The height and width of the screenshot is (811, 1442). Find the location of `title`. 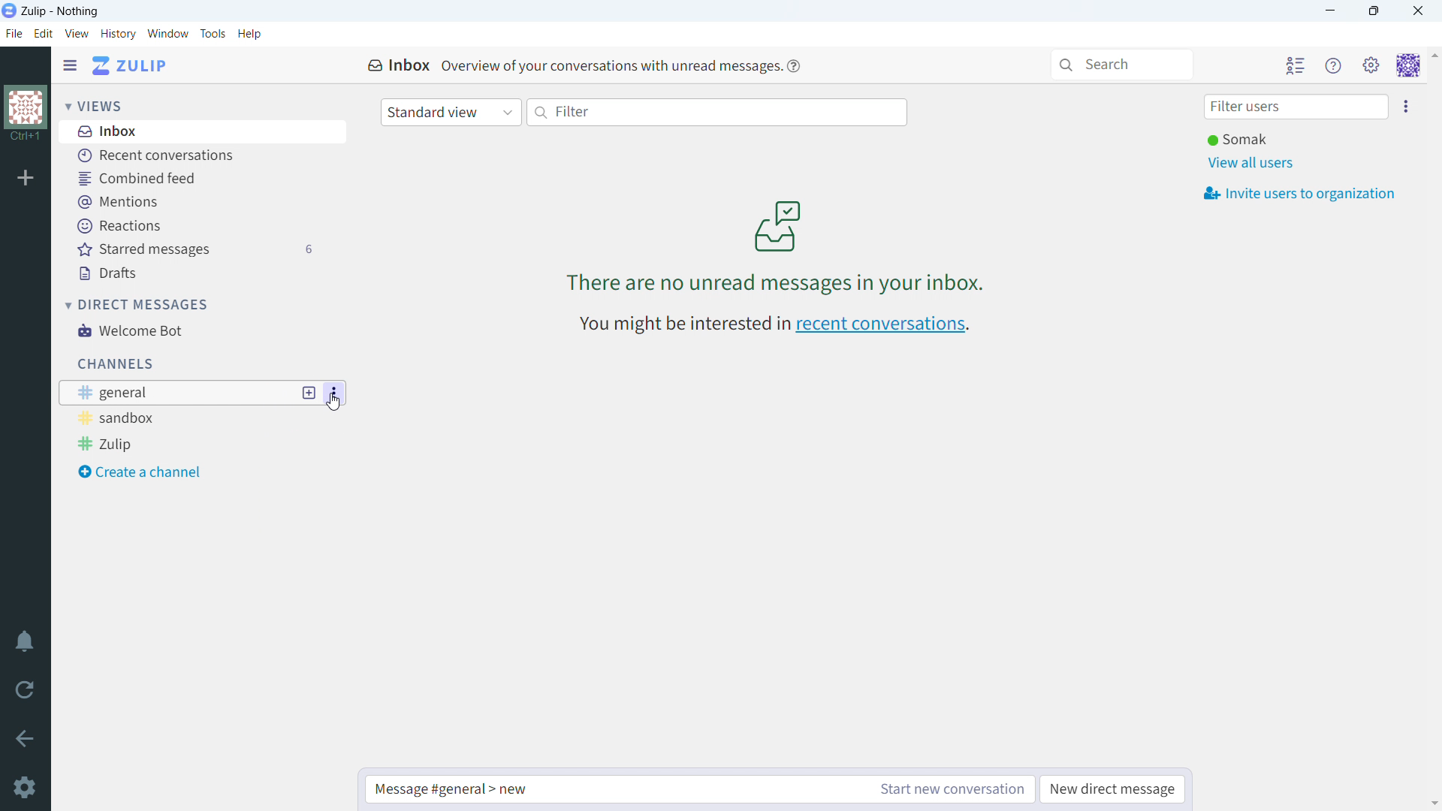

title is located at coordinates (60, 11).